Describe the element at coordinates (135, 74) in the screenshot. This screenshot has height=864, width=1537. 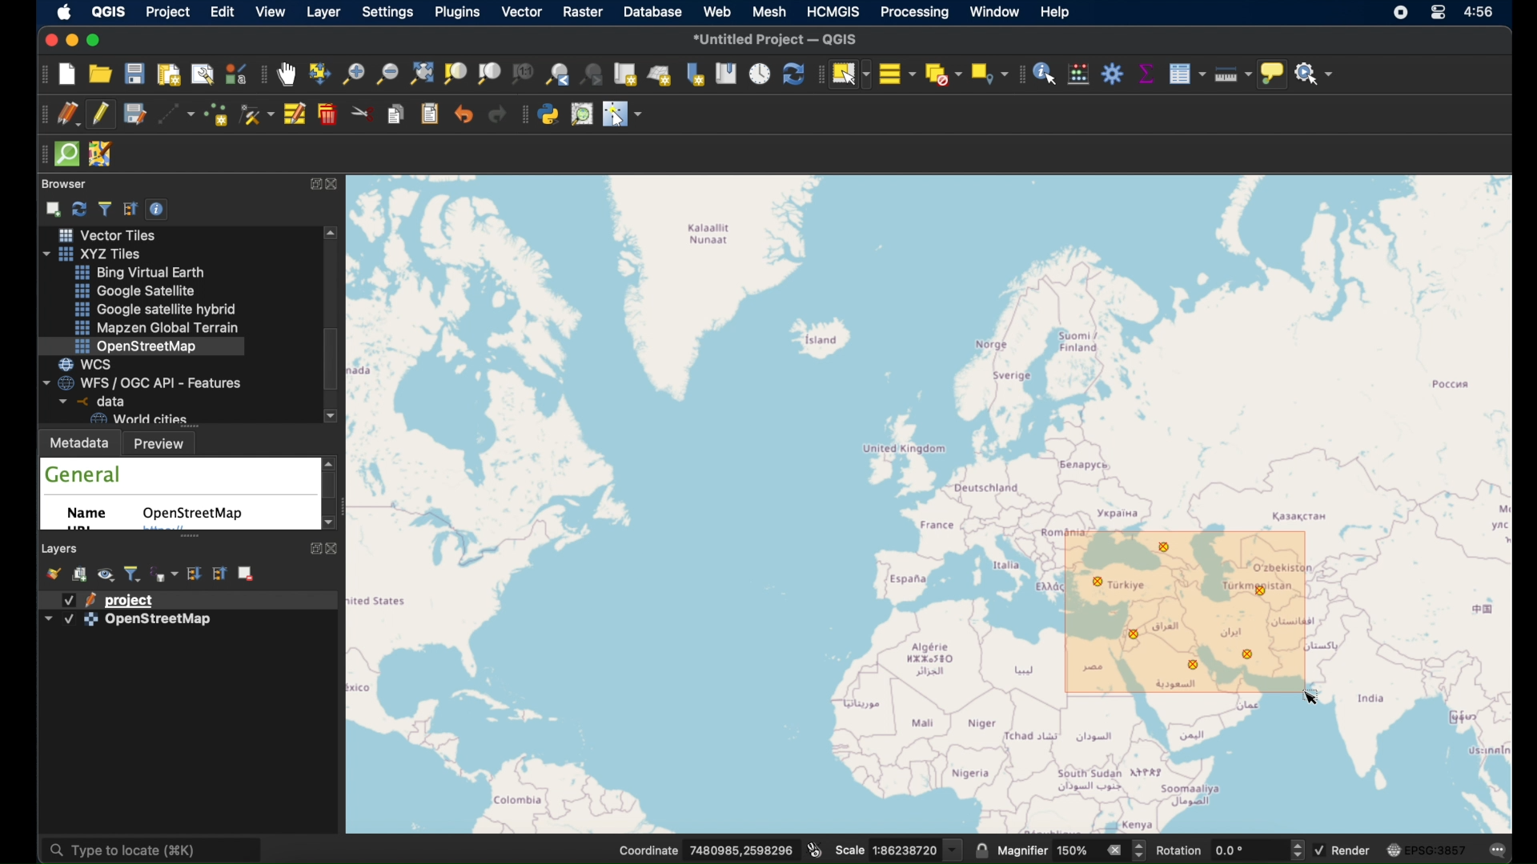
I see `save project` at that location.